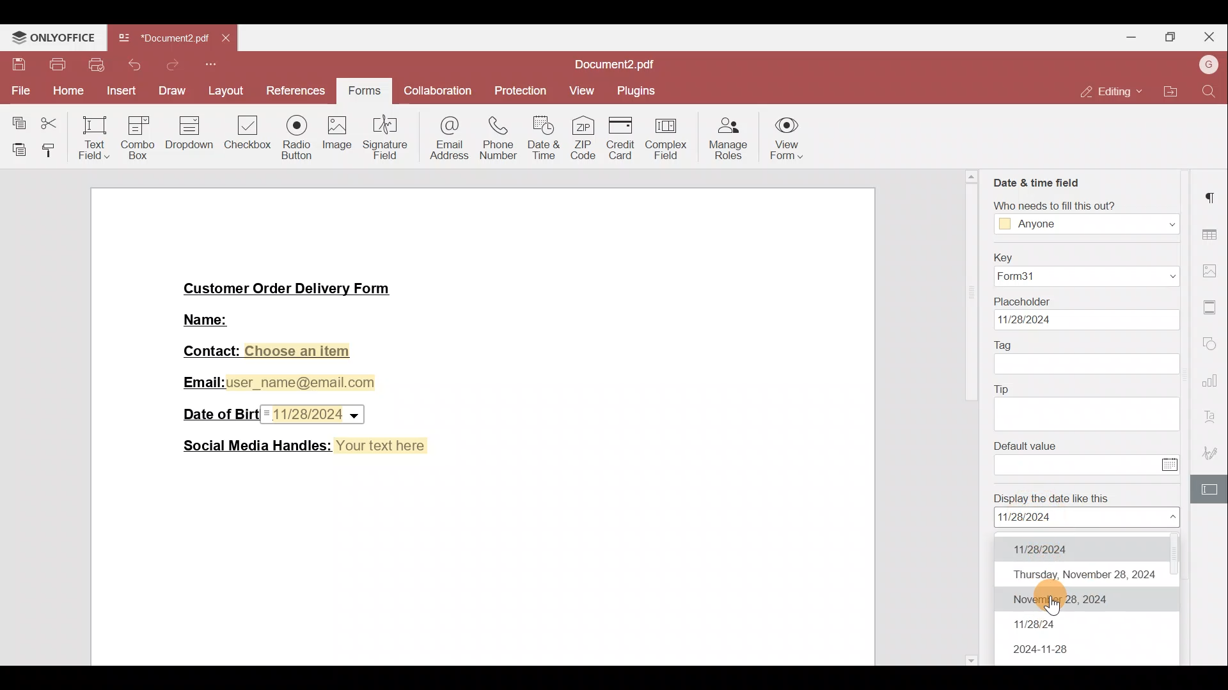 This screenshot has height=690, width=1228. Describe the element at coordinates (227, 93) in the screenshot. I see `Layout` at that location.